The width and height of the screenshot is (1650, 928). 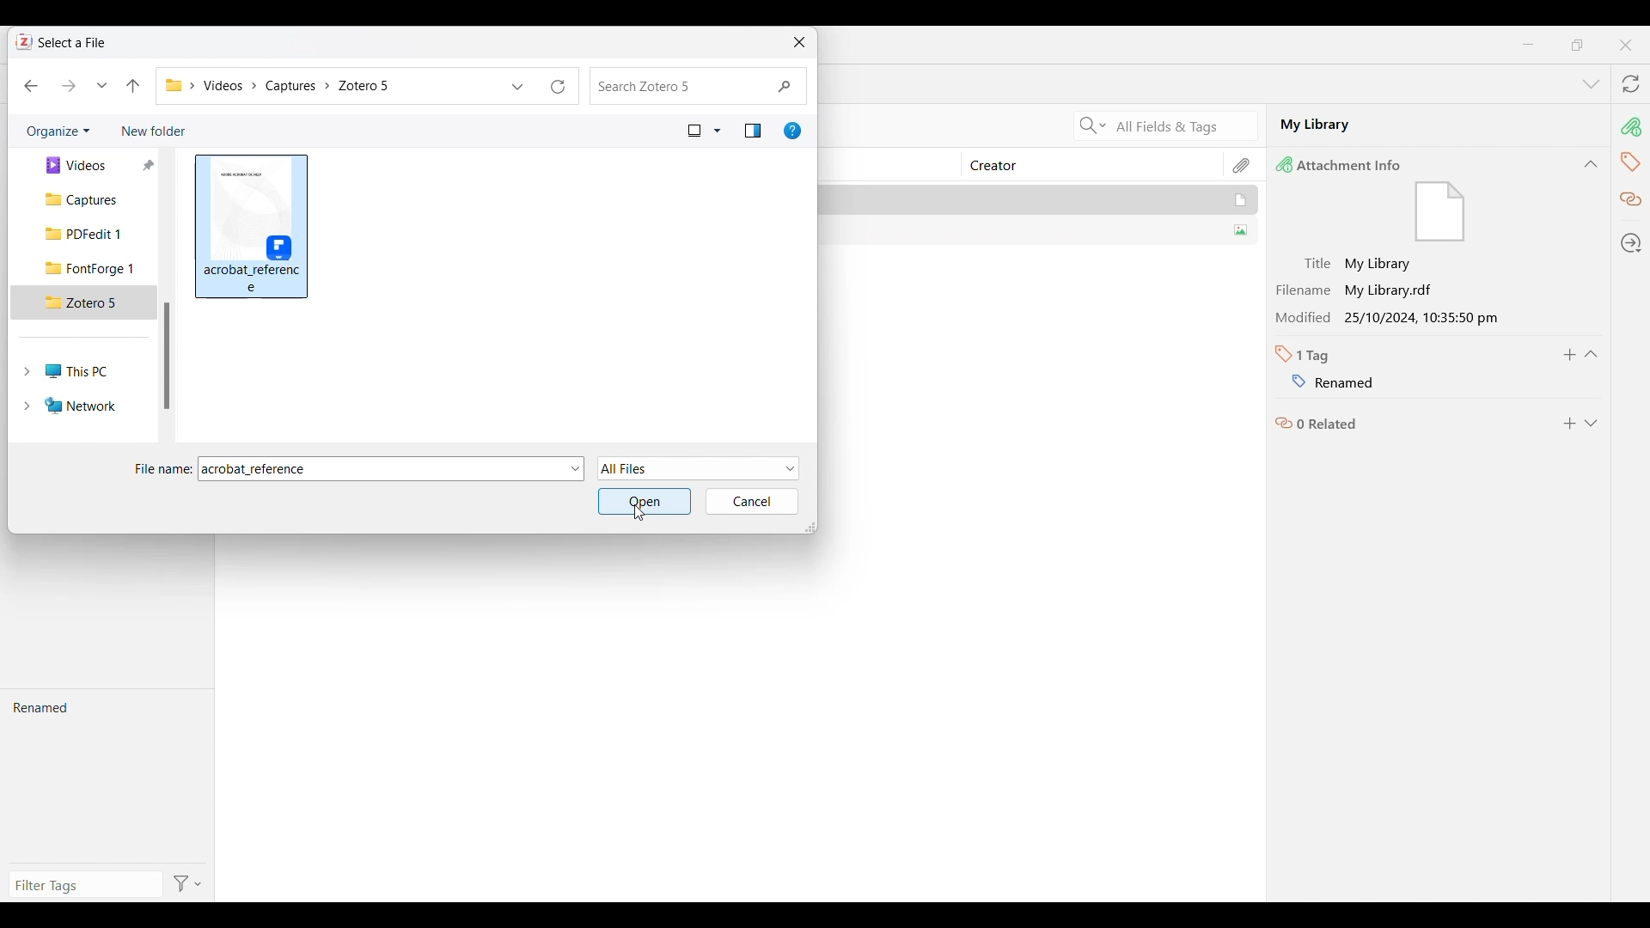 I want to click on Cancel inputs made, so click(x=752, y=502).